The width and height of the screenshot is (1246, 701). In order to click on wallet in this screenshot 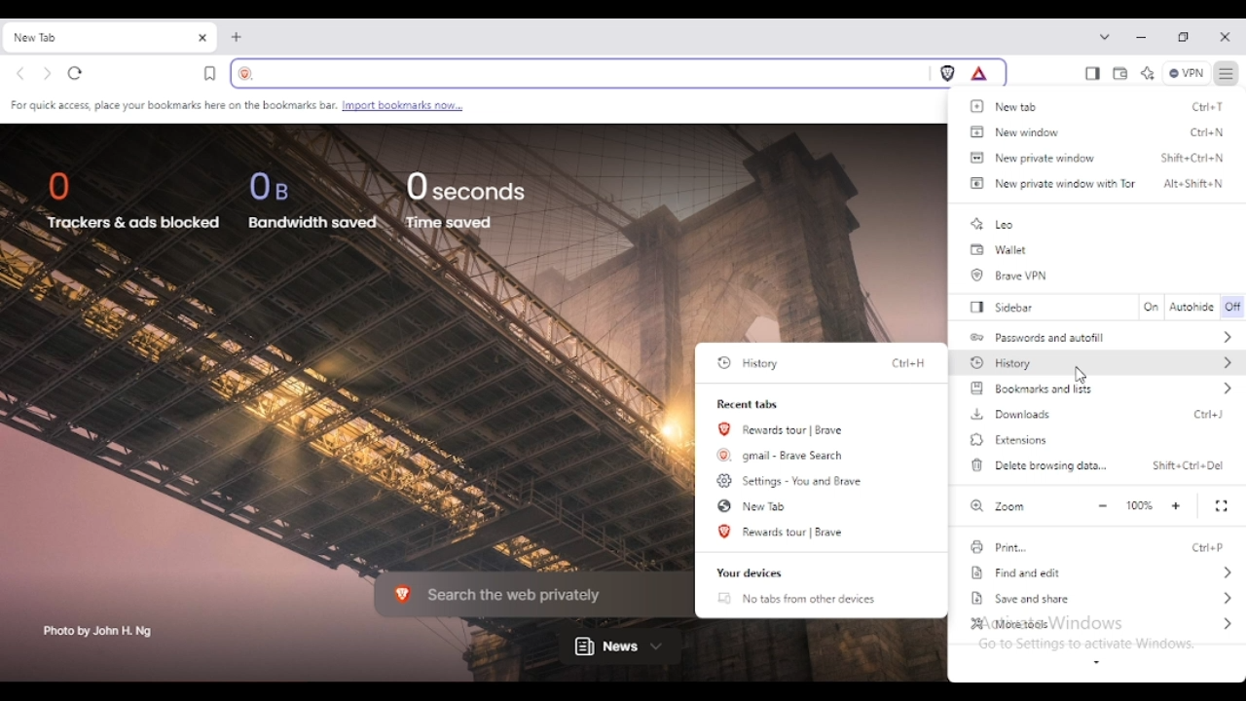, I will do `click(1120, 75)`.